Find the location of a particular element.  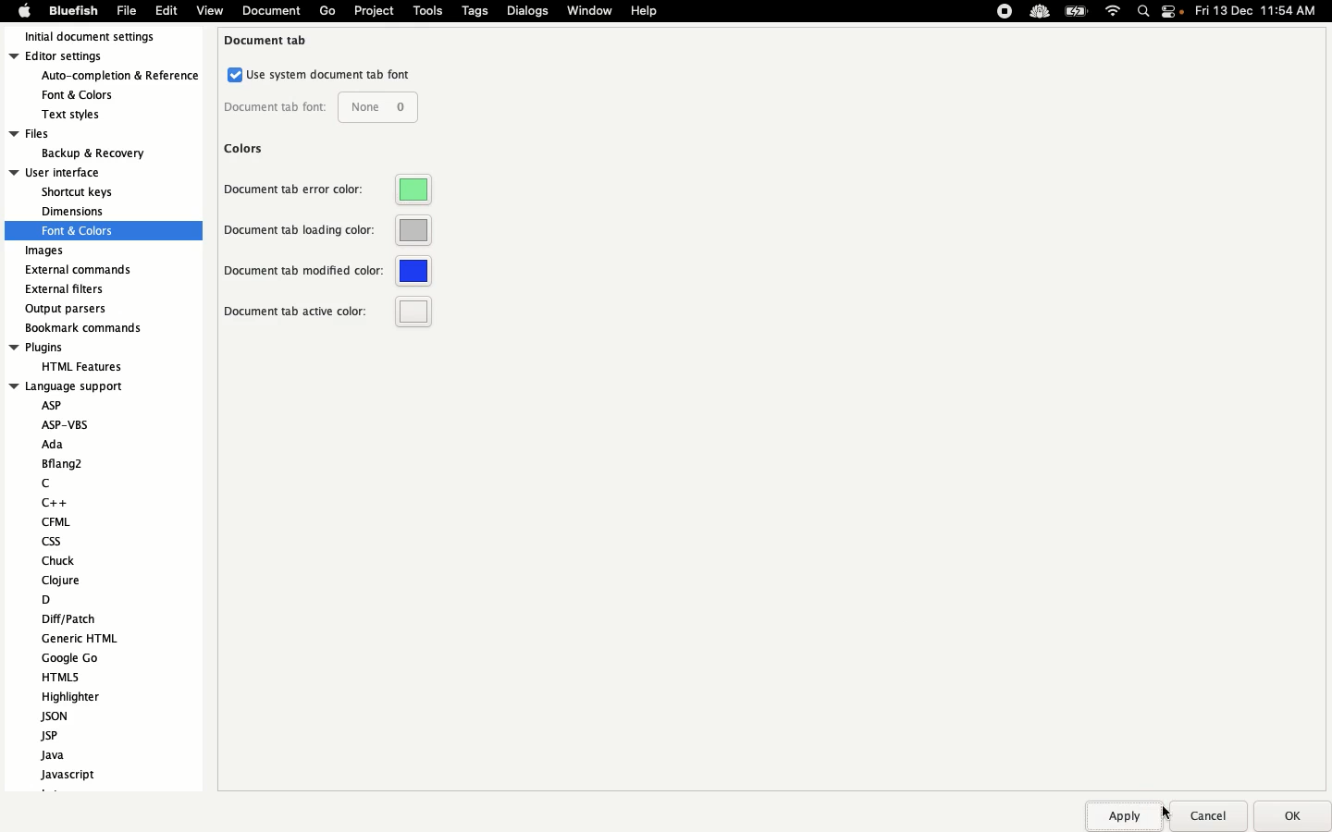

Plugins is located at coordinates (68, 348).